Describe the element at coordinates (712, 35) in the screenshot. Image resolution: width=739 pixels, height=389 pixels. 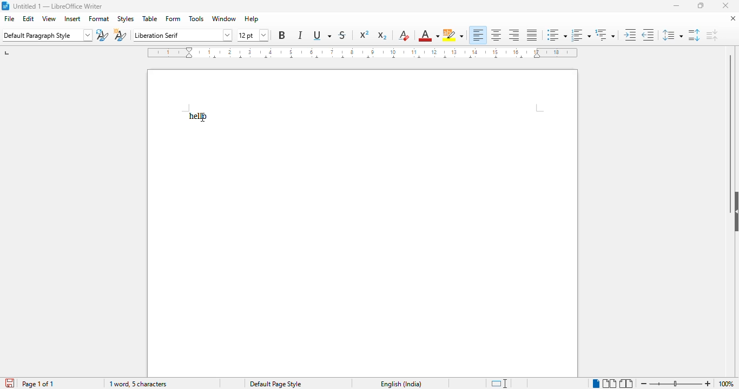
I see `decrease paragraph spacing` at that location.